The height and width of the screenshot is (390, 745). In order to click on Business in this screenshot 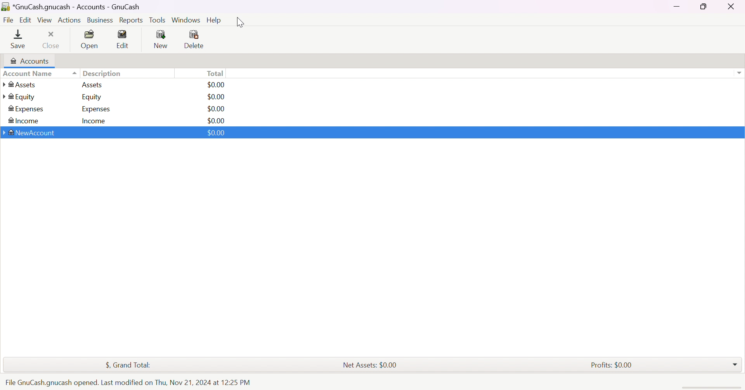, I will do `click(102, 20)`.